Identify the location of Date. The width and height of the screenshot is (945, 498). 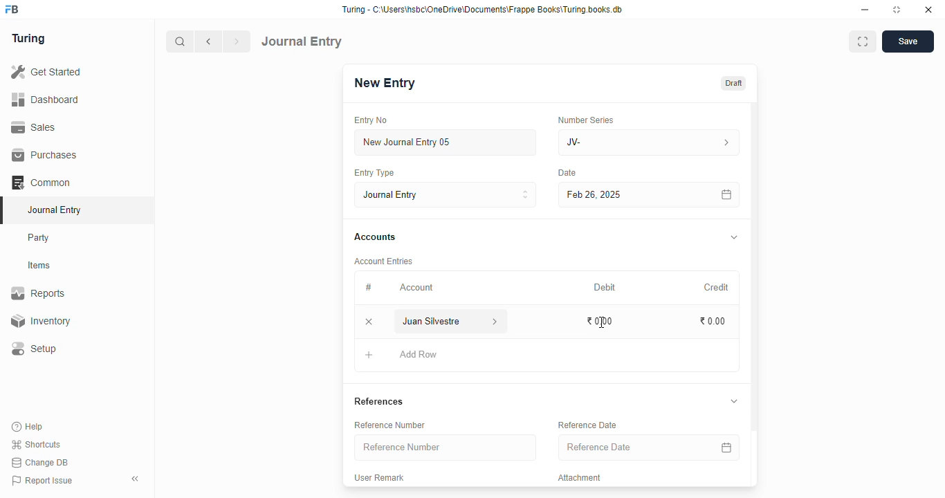
(568, 173).